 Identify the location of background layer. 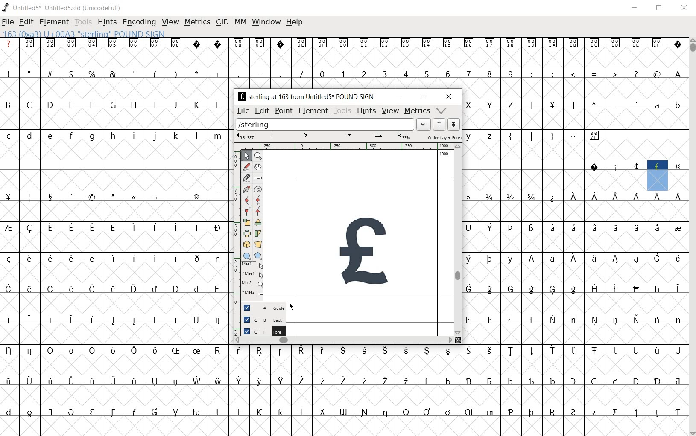
(262, 319).